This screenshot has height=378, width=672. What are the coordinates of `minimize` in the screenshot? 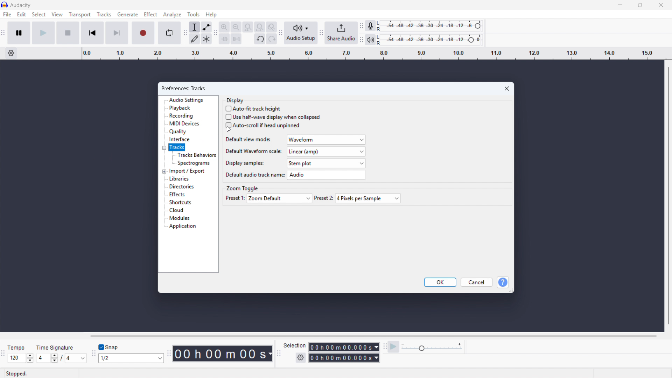 It's located at (619, 5).